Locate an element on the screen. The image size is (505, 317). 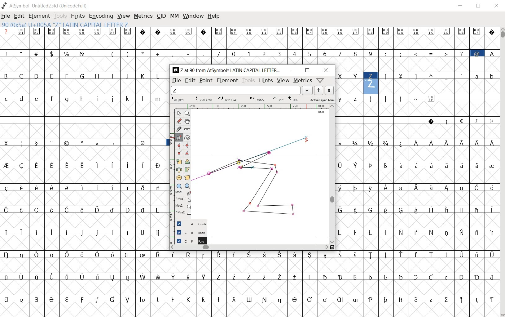
add a curve point always either horizontal or vertical is located at coordinates (187, 145).